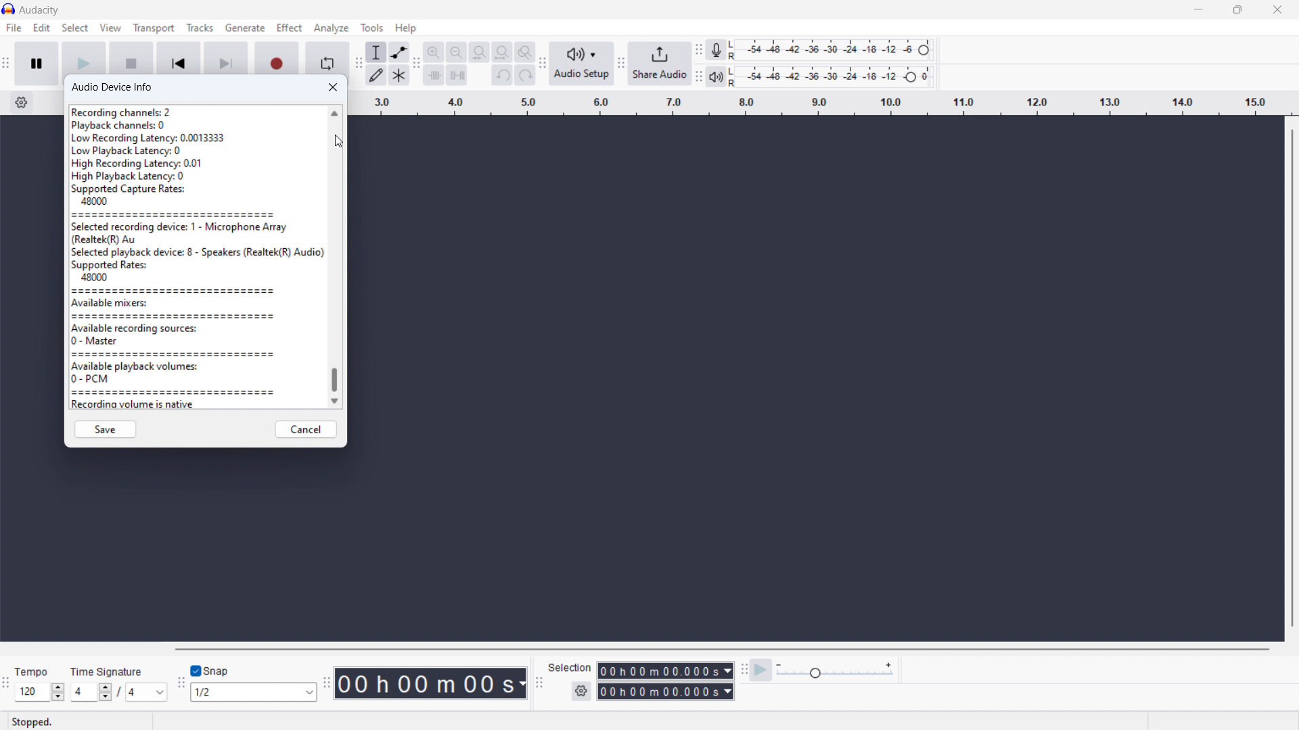 This screenshot has width=1299, height=730. What do you see at coordinates (714, 50) in the screenshot?
I see `recording meter` at bounding box center [714, 50].